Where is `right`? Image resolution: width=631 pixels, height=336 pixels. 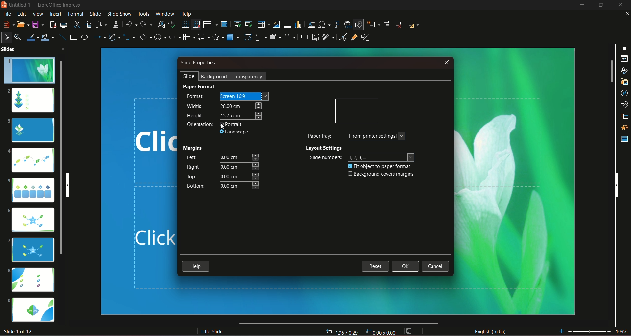
right is located at coordinates (192, 167).